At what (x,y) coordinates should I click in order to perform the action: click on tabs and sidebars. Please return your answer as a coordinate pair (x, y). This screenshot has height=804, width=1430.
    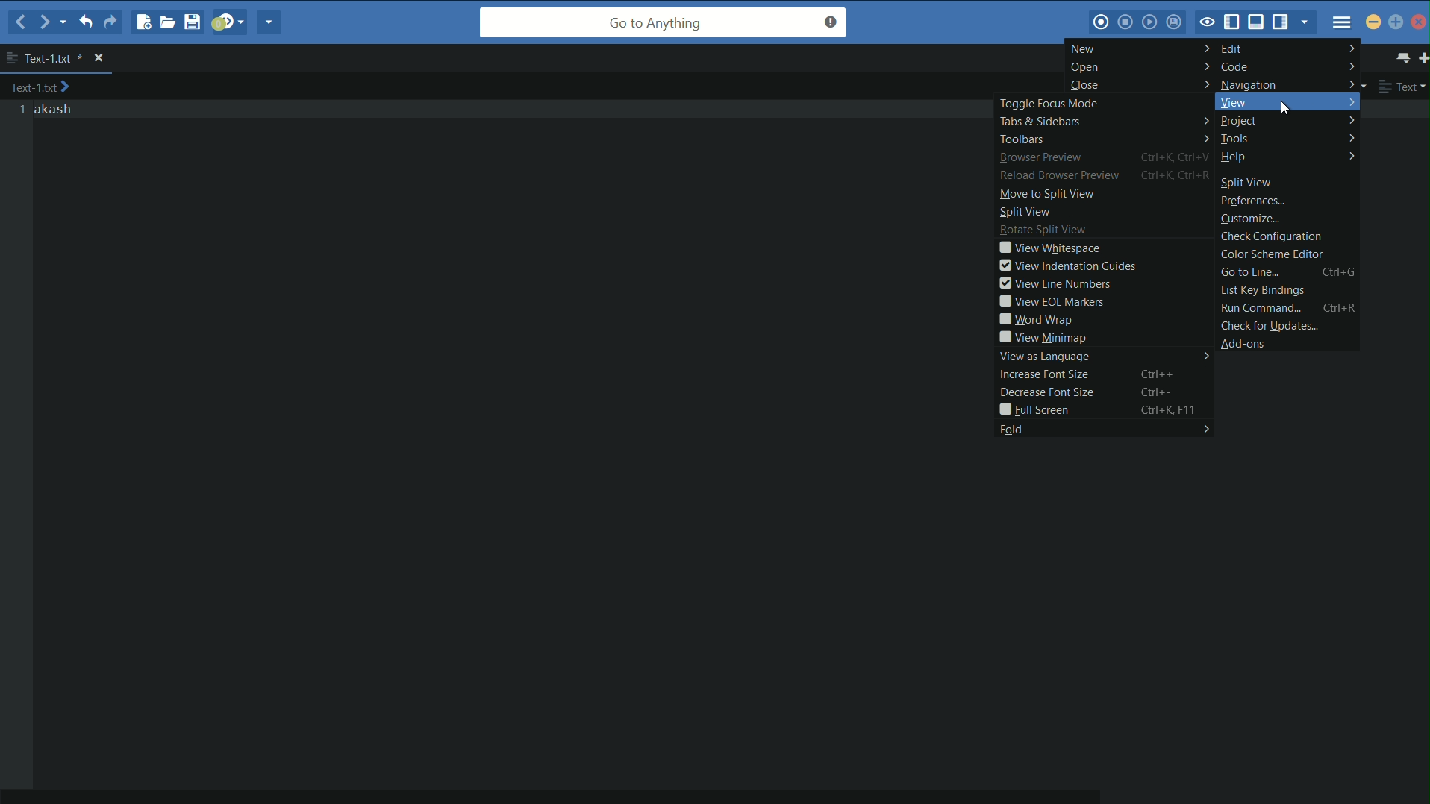
    Looking at the image, I should click on (1102, 121).